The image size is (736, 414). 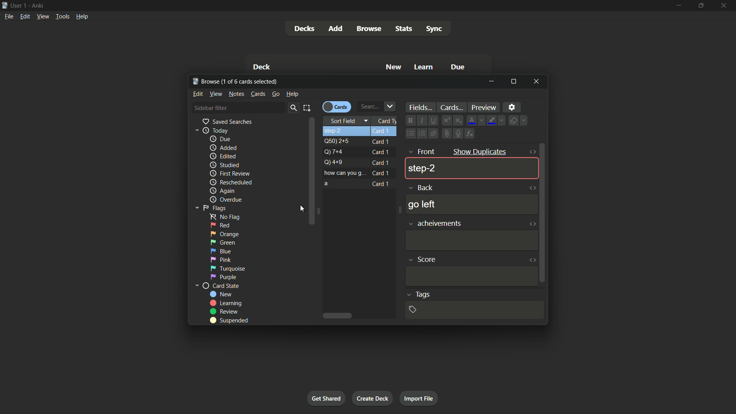 I want to click on First review, so click(x=230, y=173).